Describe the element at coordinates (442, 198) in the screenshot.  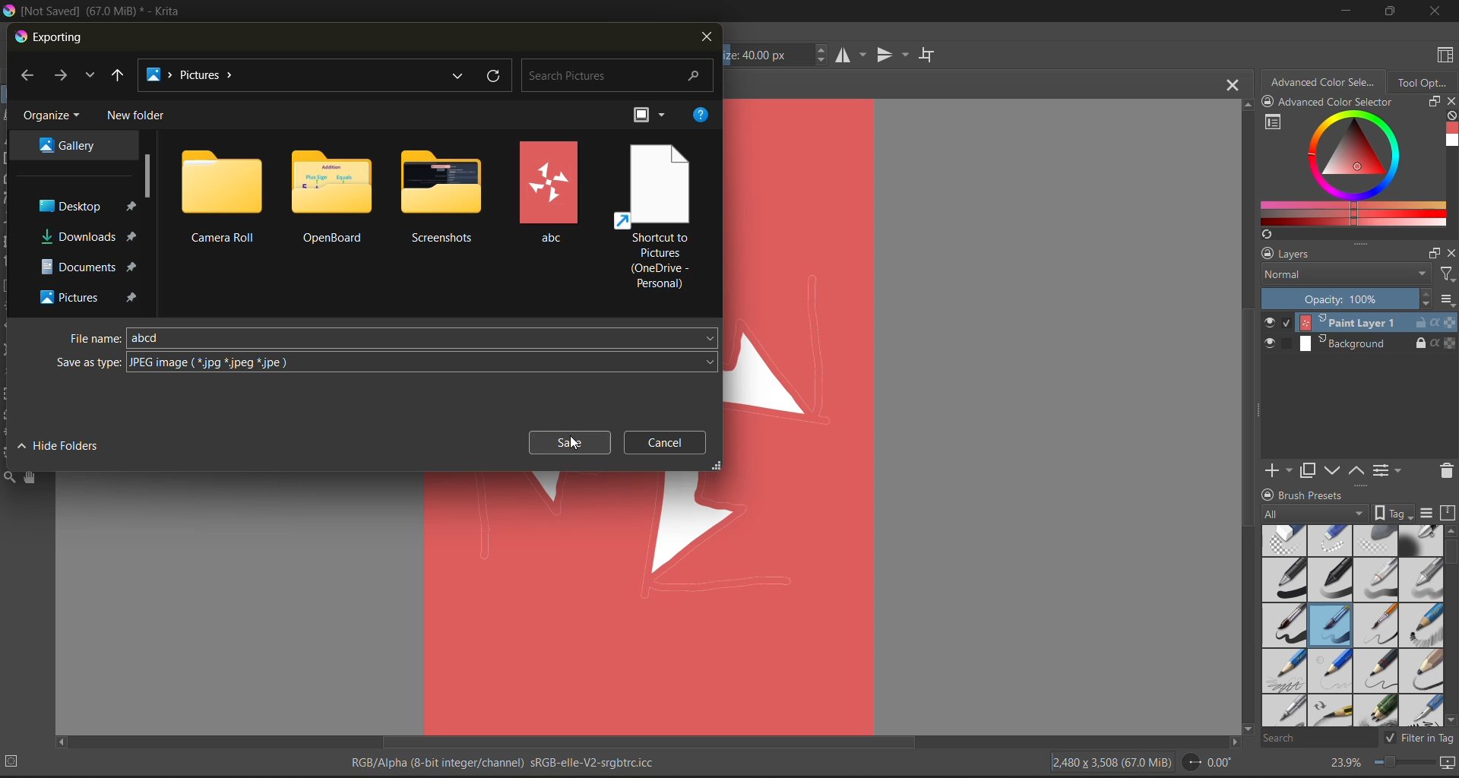
I see `folders and files` at that location.